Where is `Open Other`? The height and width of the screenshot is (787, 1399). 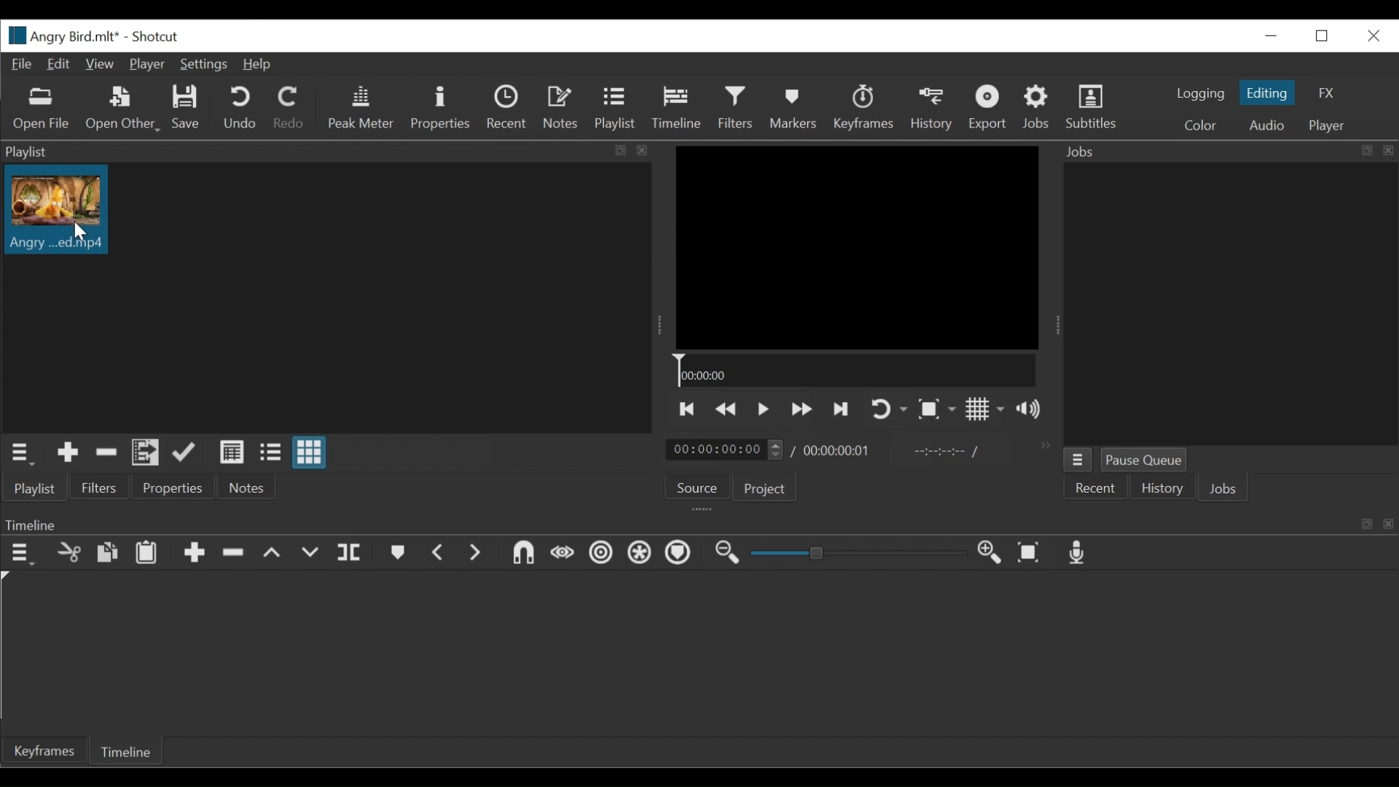 Open Other is located at coordinates (122, 108).